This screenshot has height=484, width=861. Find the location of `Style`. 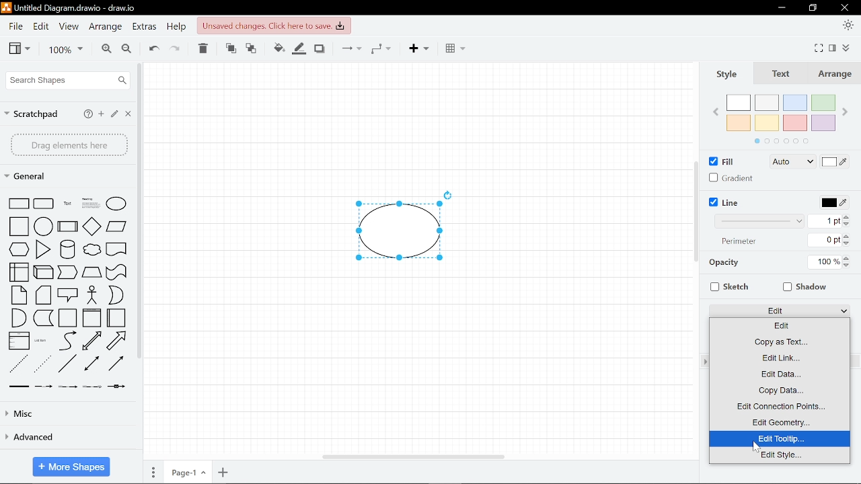

Style is located at coordinates (726, 74).